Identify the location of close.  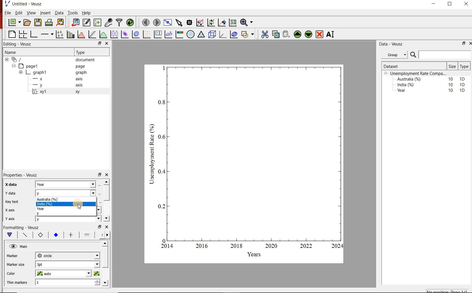
(470, 43).